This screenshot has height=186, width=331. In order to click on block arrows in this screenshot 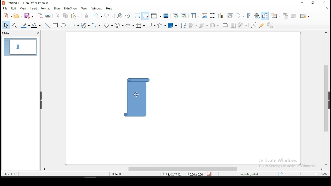, I will do `click(130, 25)`.